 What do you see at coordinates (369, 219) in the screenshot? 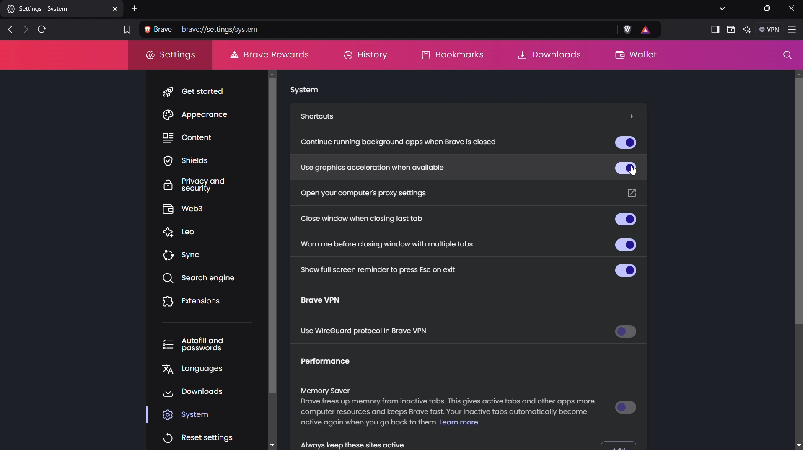
I see `Close window when closing last tab` at bounding box center [369, 219].